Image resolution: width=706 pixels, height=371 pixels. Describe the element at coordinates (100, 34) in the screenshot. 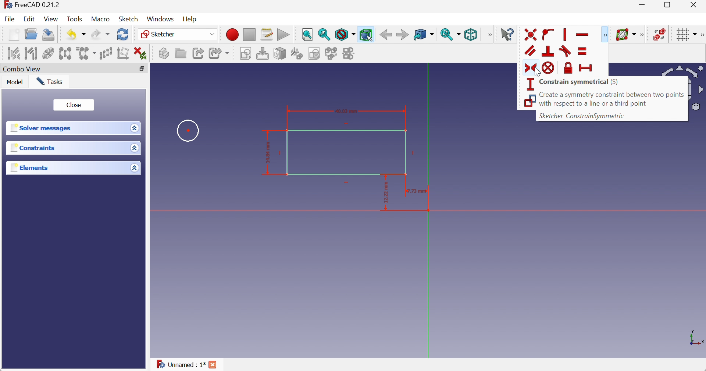

I see `Redo` at that location.